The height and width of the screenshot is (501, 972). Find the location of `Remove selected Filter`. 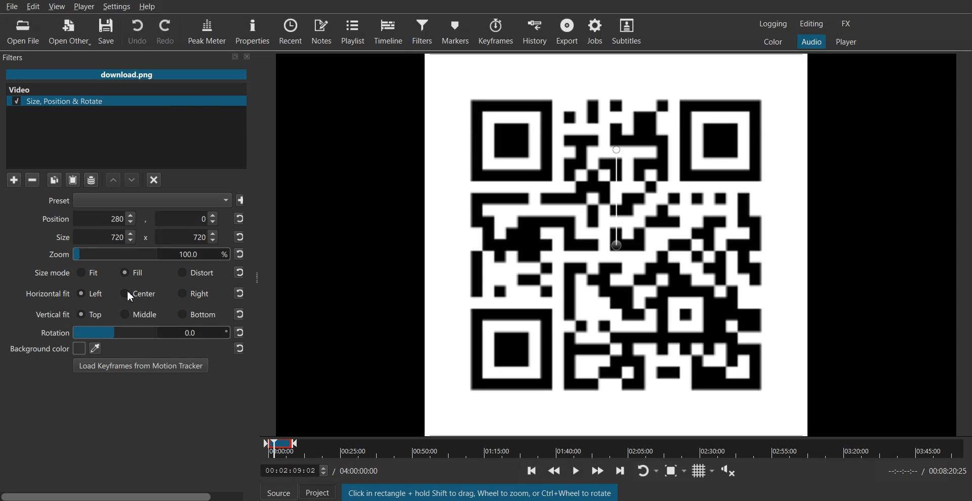

Remove selected Filter is located at coordinates (32, 180).